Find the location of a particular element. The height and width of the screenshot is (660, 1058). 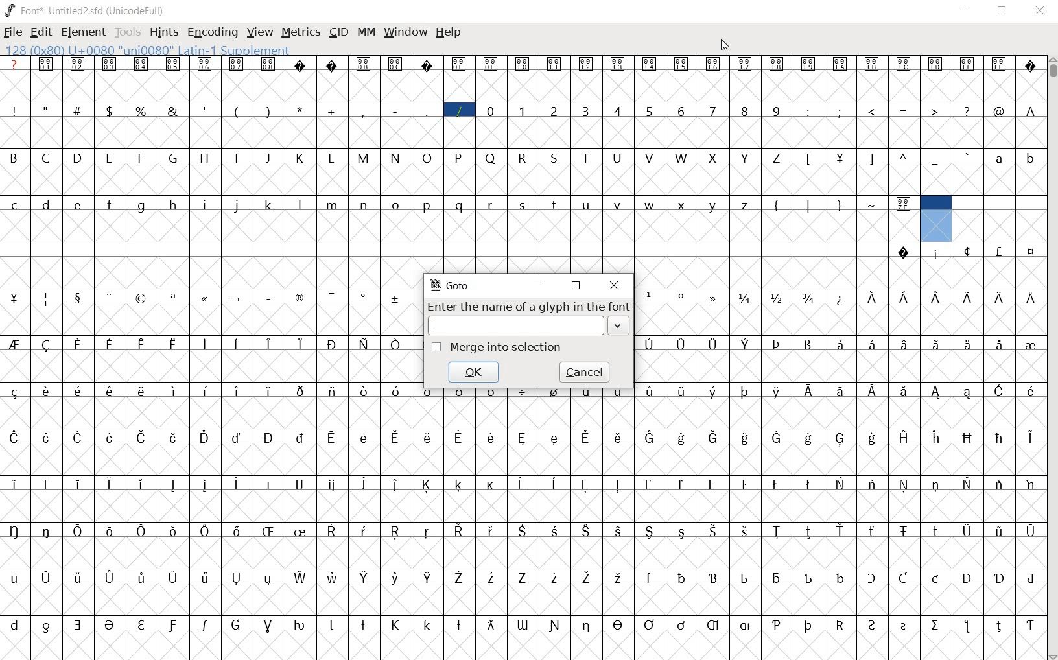

Symbol is located at coordinates (683, 438).